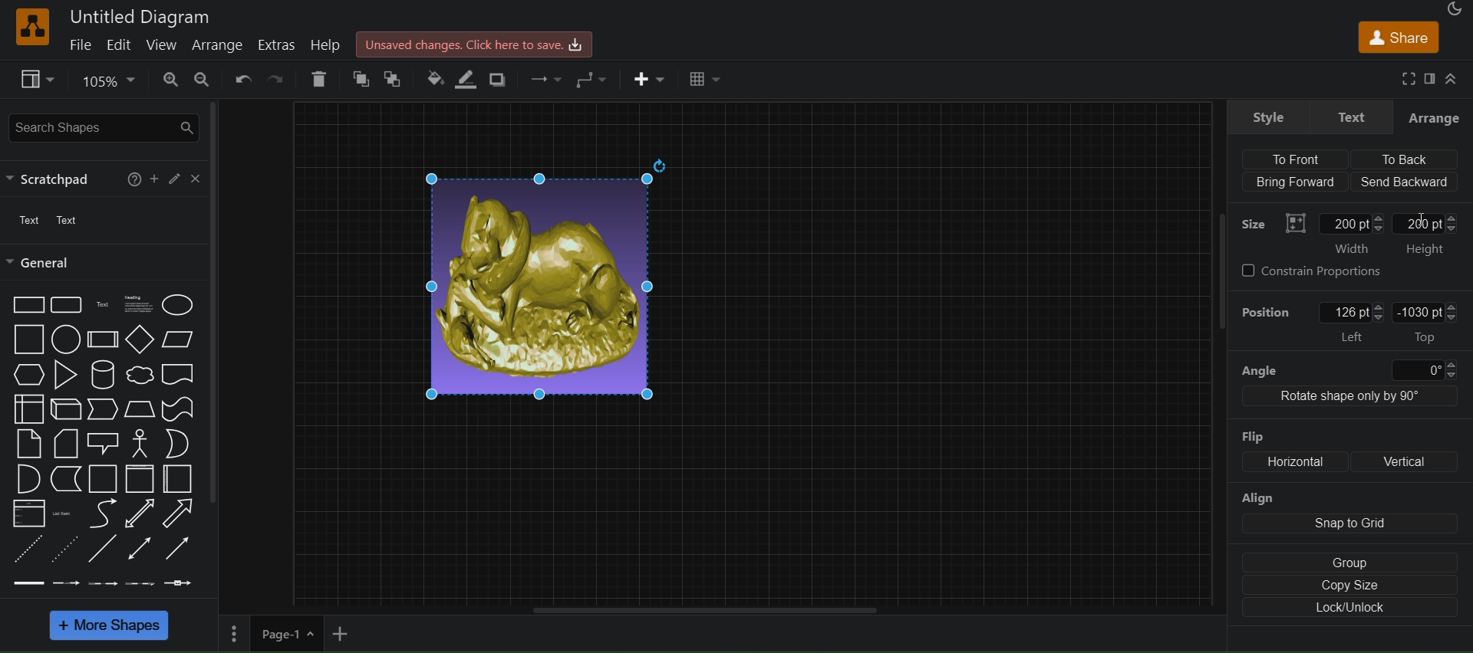  Describe the element at coordinates (319, 78) in the screenshot. I see `delete` at that location.